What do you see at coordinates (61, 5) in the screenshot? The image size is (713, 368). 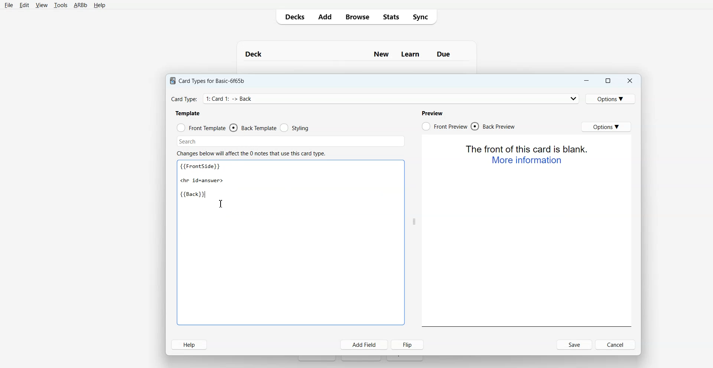 I see `Tools` at bounding box center [61, 5].